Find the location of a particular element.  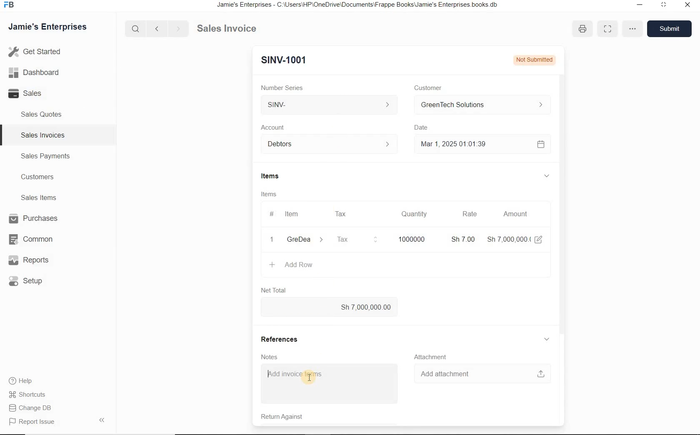

Sales Quotes is located at coordinates (42, 116).